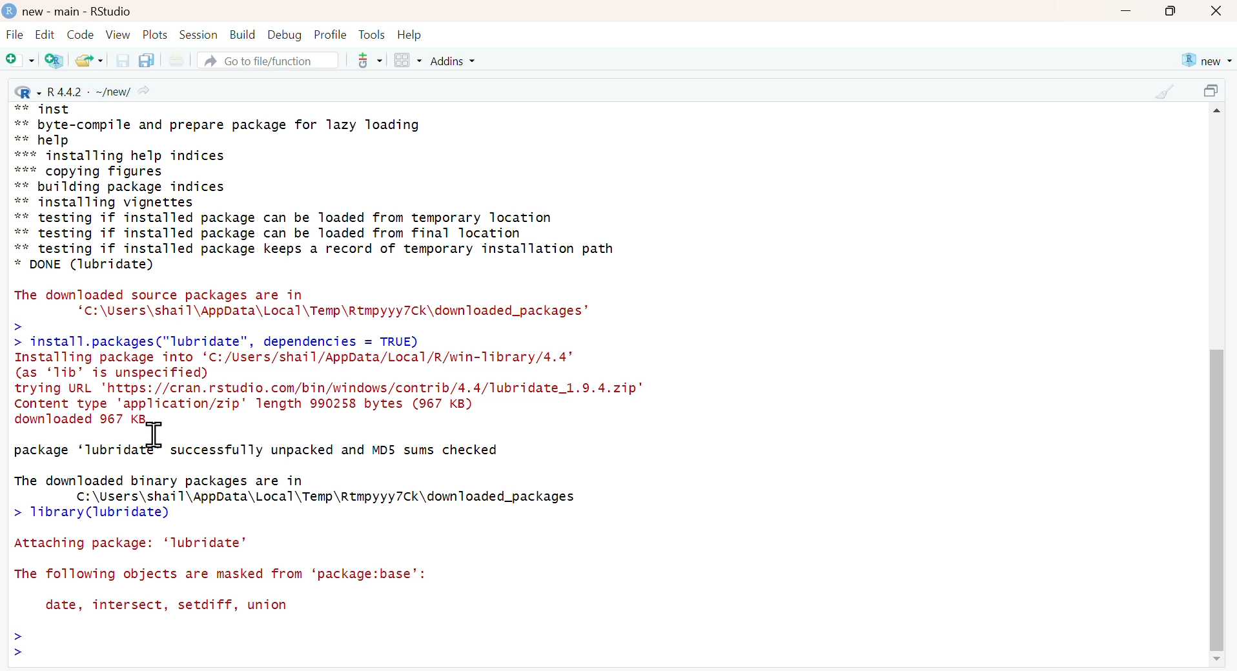 This screenshot has width=1237, height=671. Describe the element at coordinates (156, 34) in the screenshot. I see `Plots` at that location.